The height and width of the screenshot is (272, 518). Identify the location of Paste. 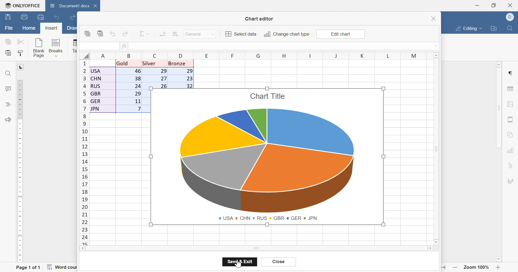
(9, 53).